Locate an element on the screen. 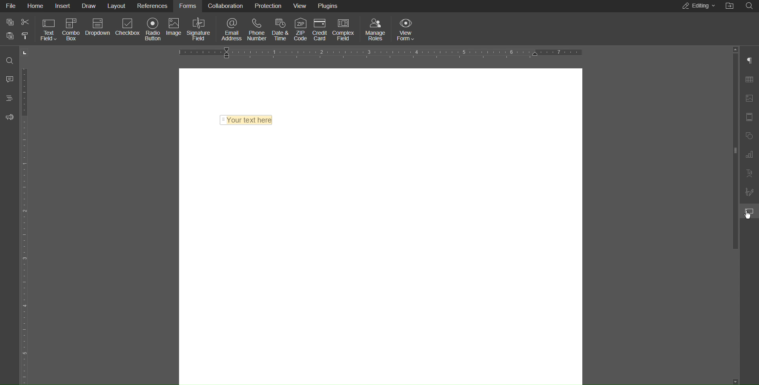  Search is located at coordinates (751, 6).